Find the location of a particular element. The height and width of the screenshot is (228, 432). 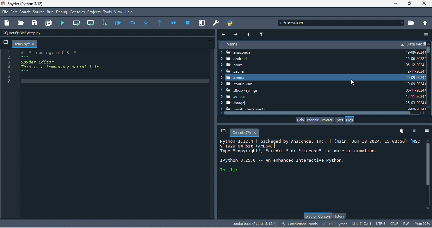

maximize current pane is located at coordinates (202, 23).